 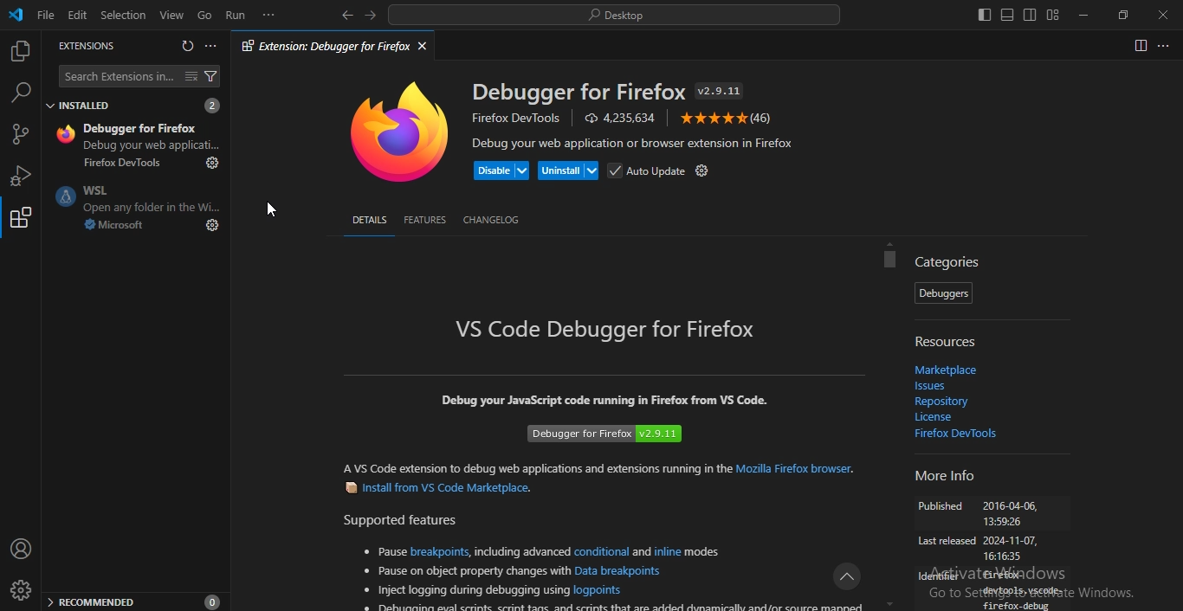 I want to click on Mozilla Firefox browser., so click(x=794, y=466).